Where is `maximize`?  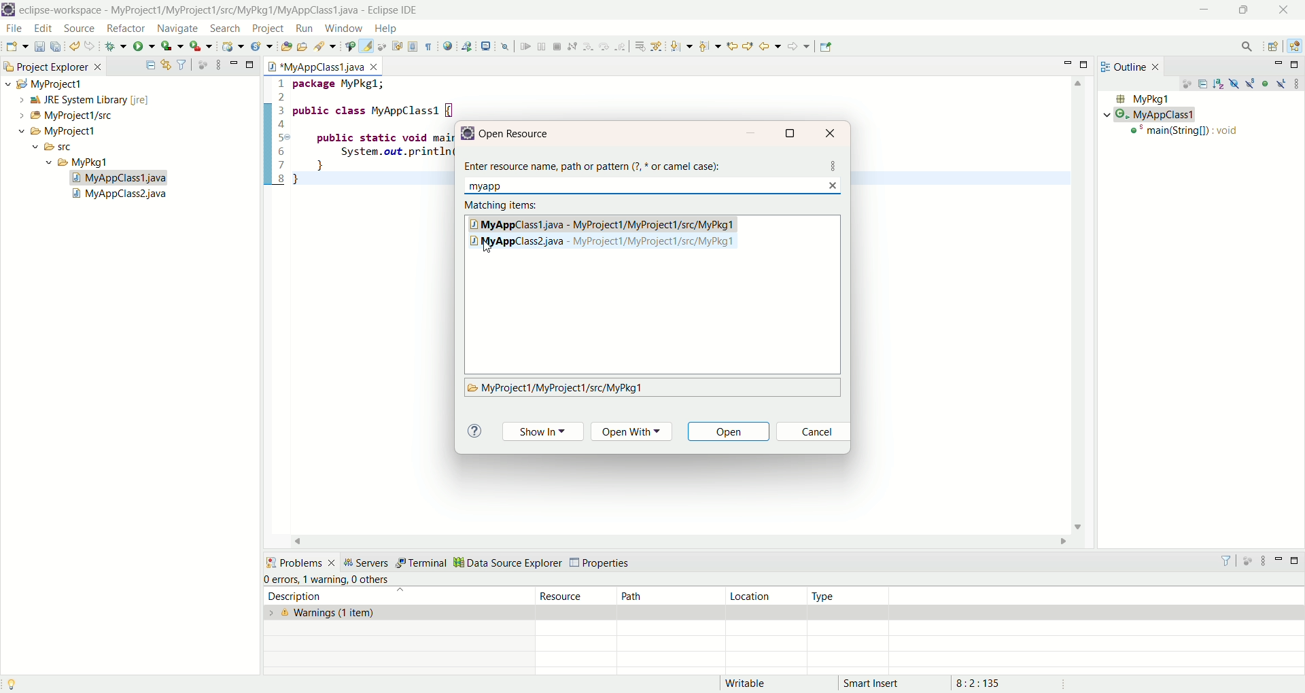 maximize is located at coordinates (1296, 563).